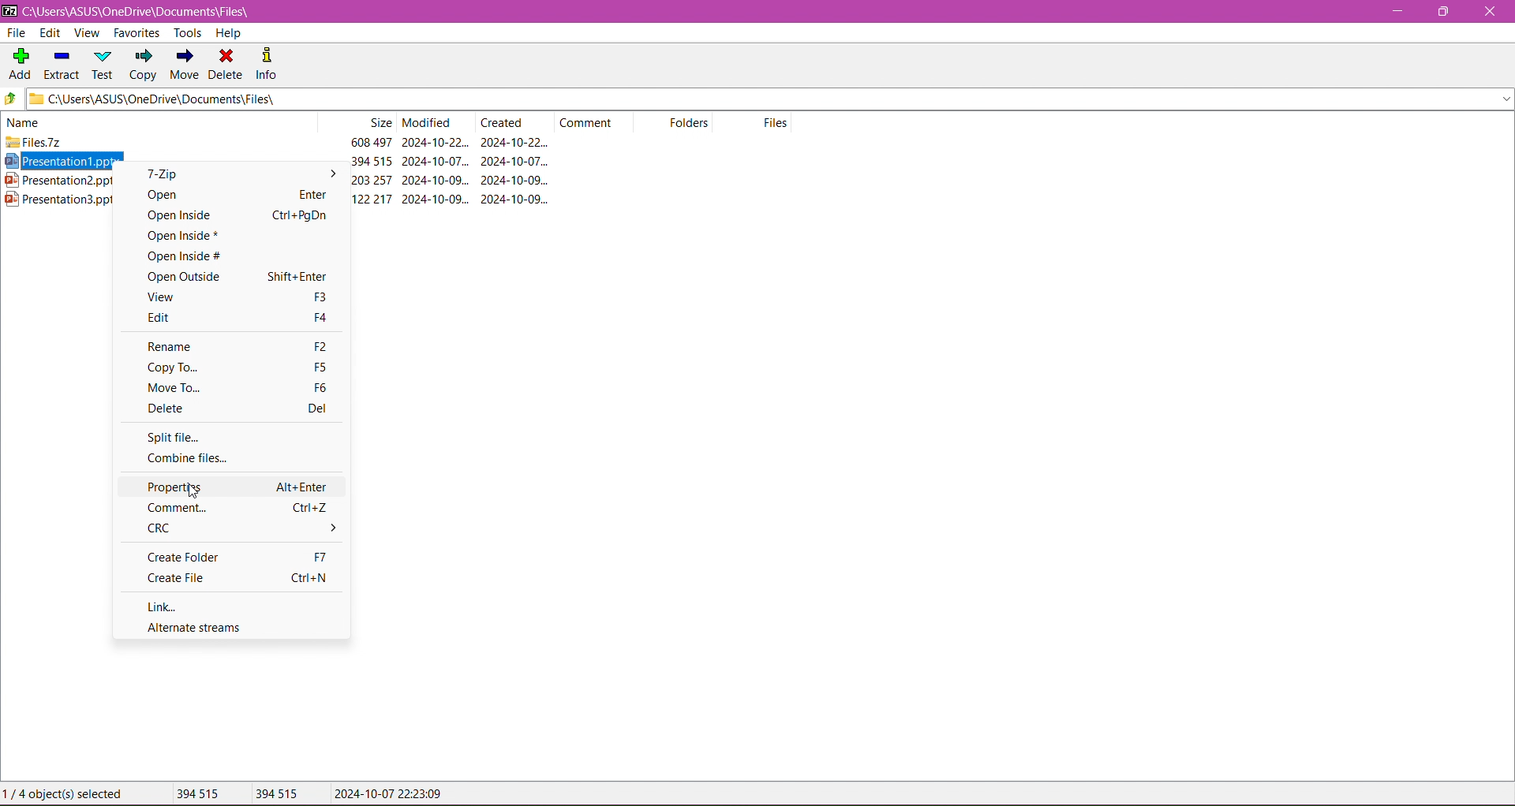 The width and height of the screenshot is (1515, 806). I want to click on Edit, so click(237, 319).